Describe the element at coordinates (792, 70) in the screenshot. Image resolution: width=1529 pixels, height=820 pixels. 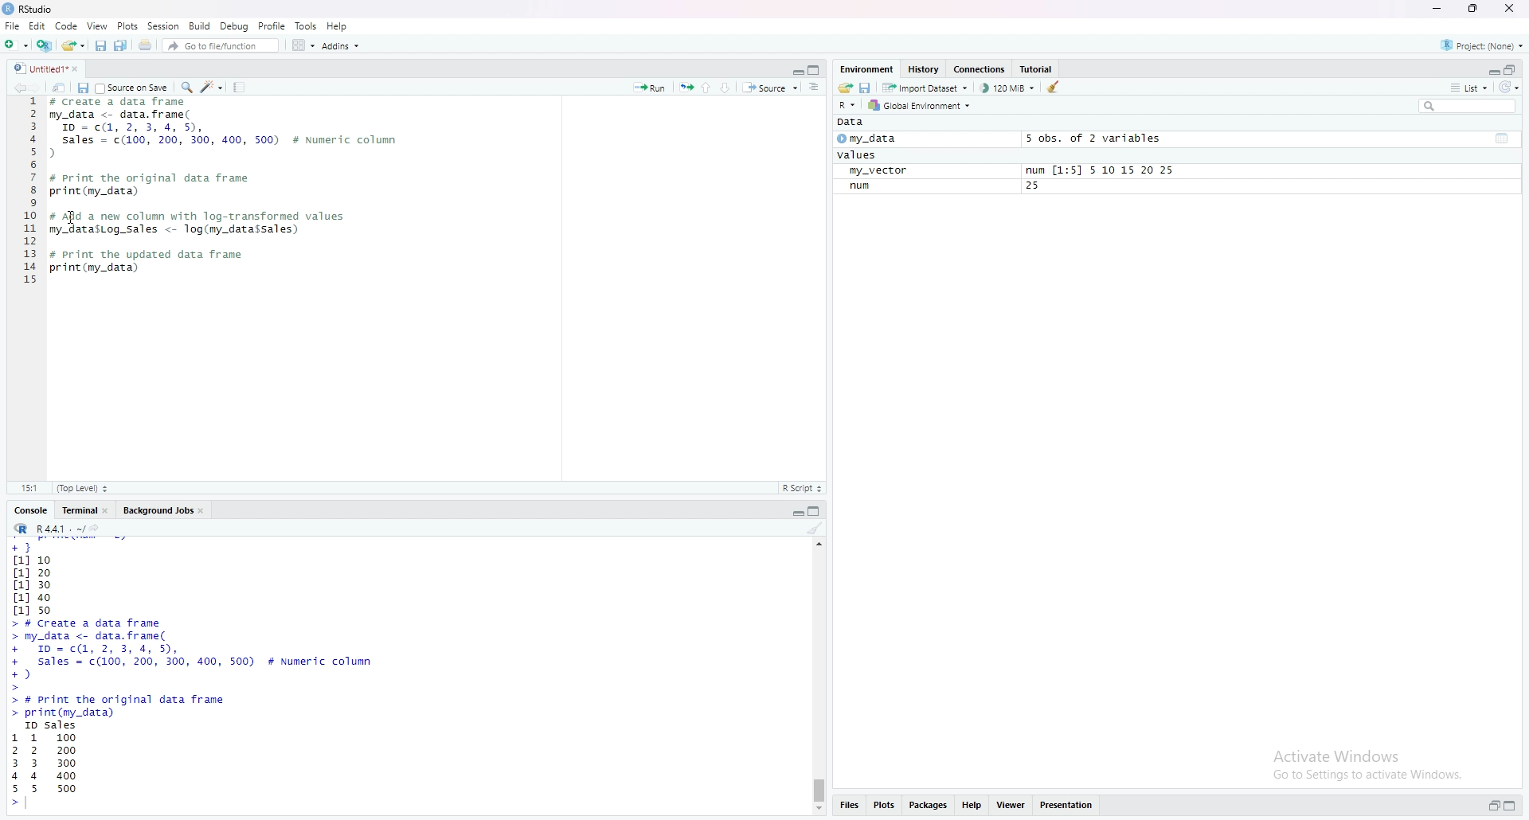
I see `minimize` at that location.